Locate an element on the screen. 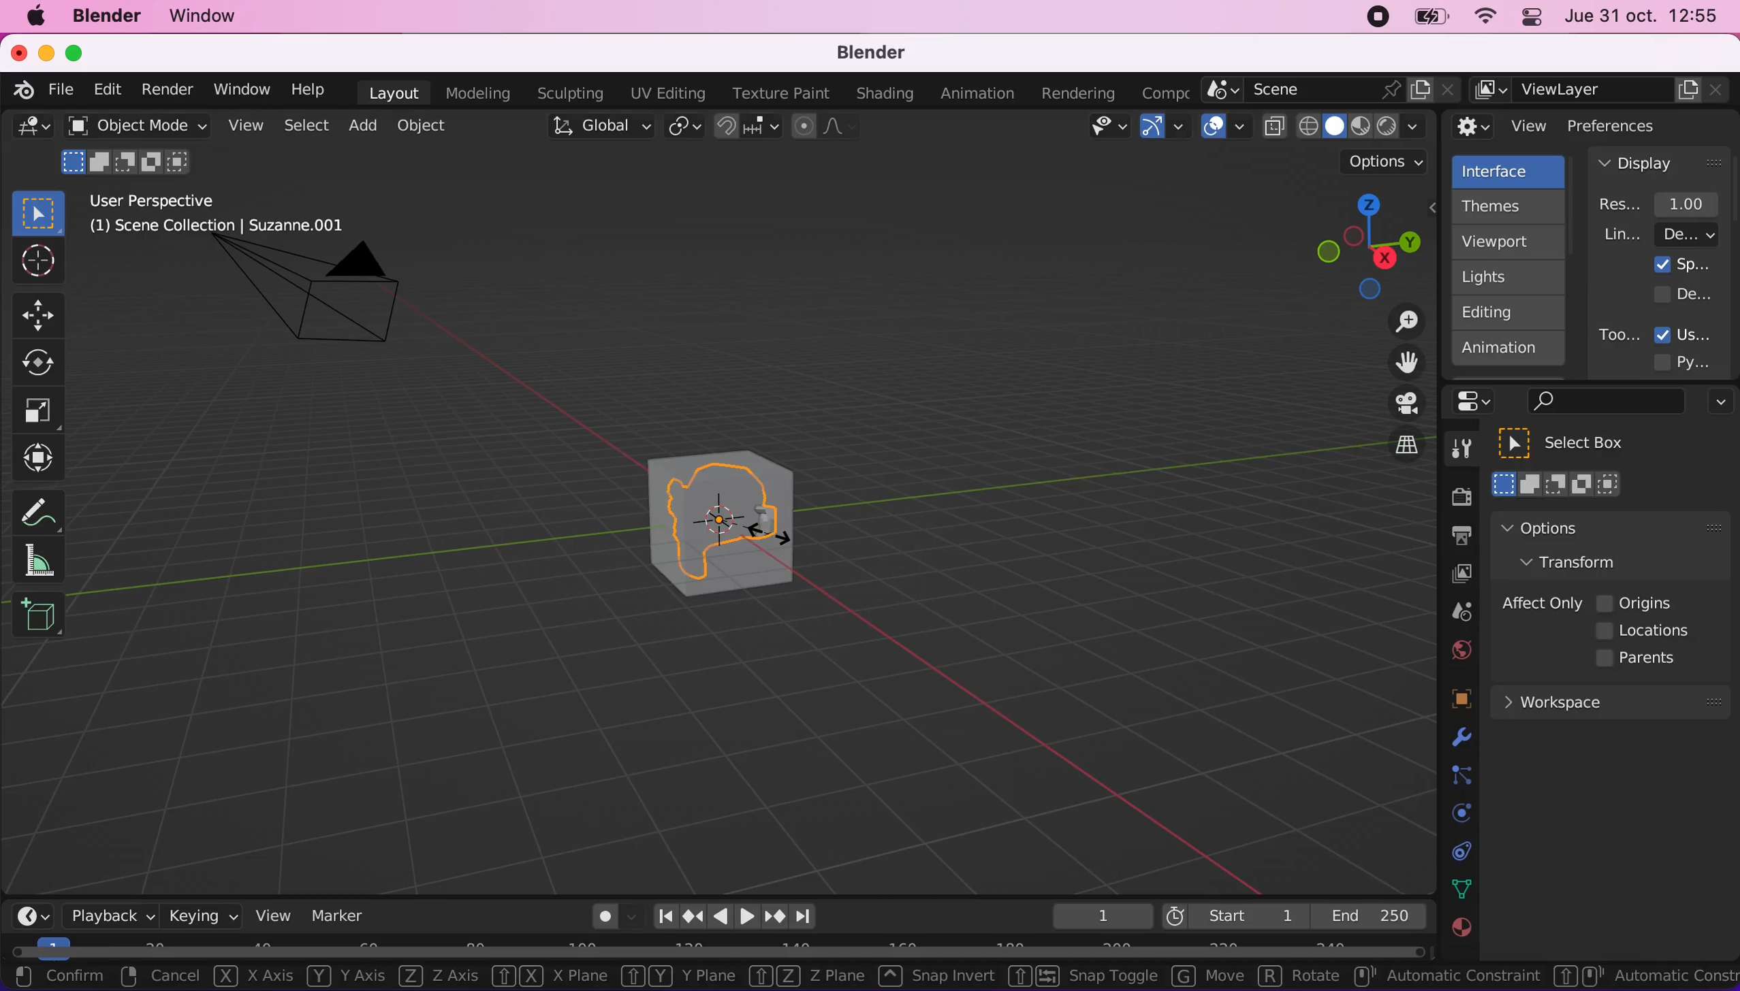 Image resolution: width=1740 pixels, height=991 pixels. play is located at coordinates (735, 917).